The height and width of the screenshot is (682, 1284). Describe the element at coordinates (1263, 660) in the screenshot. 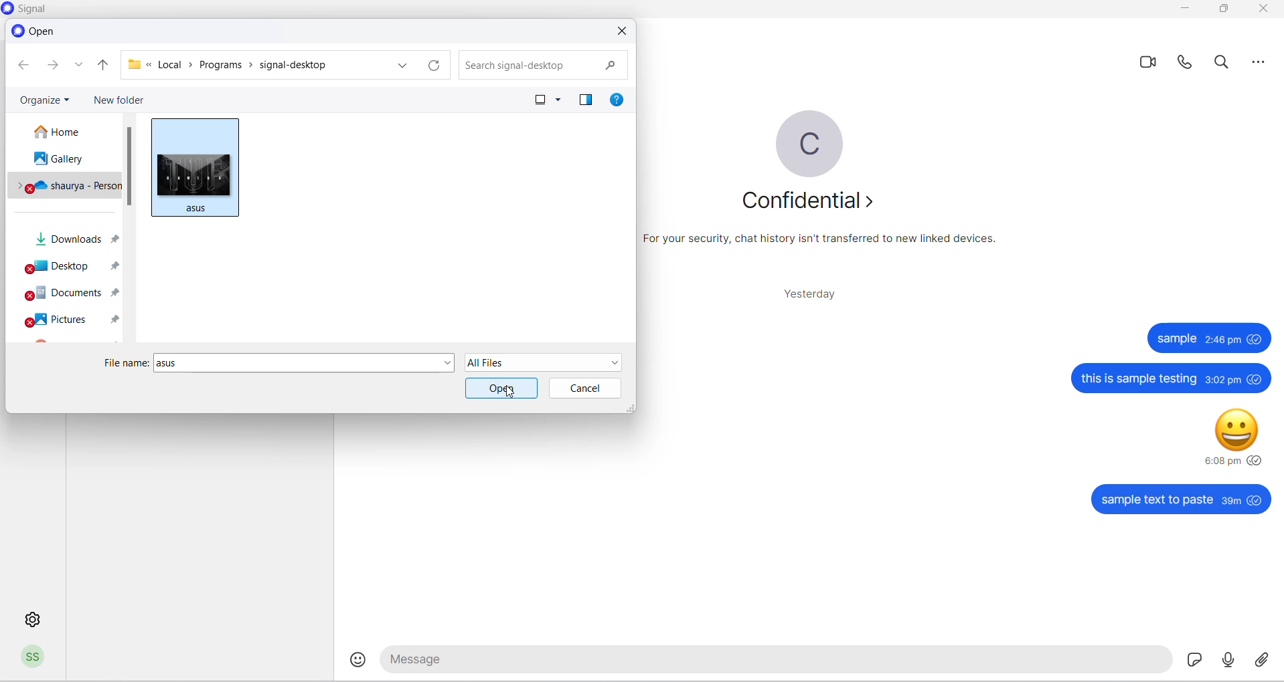

I see `share attachment` at that location.